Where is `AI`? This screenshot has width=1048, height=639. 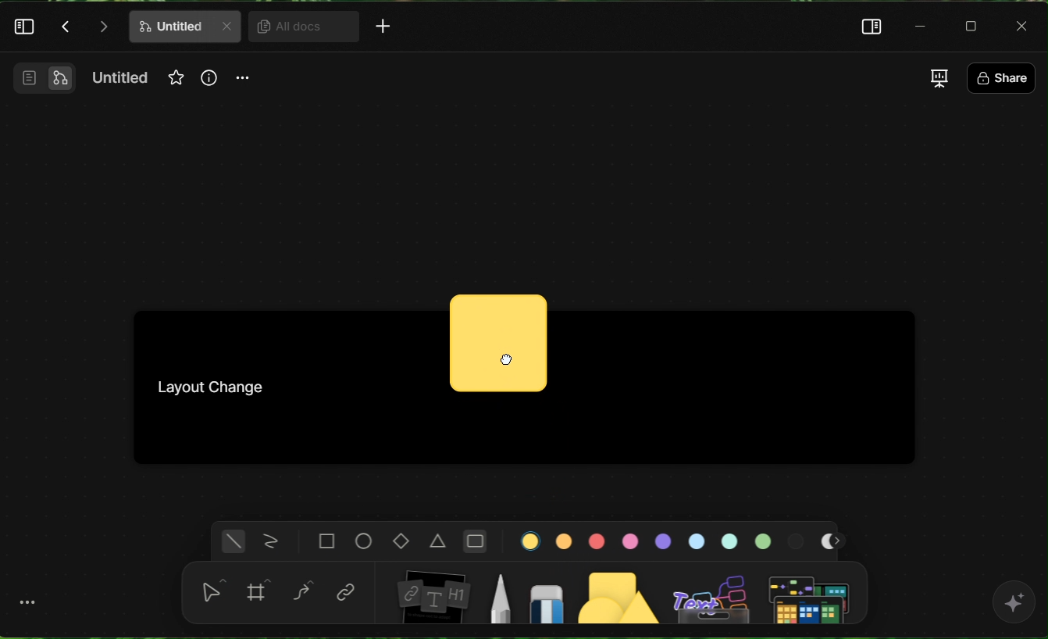
AI is located at coordinates (1015, 610).